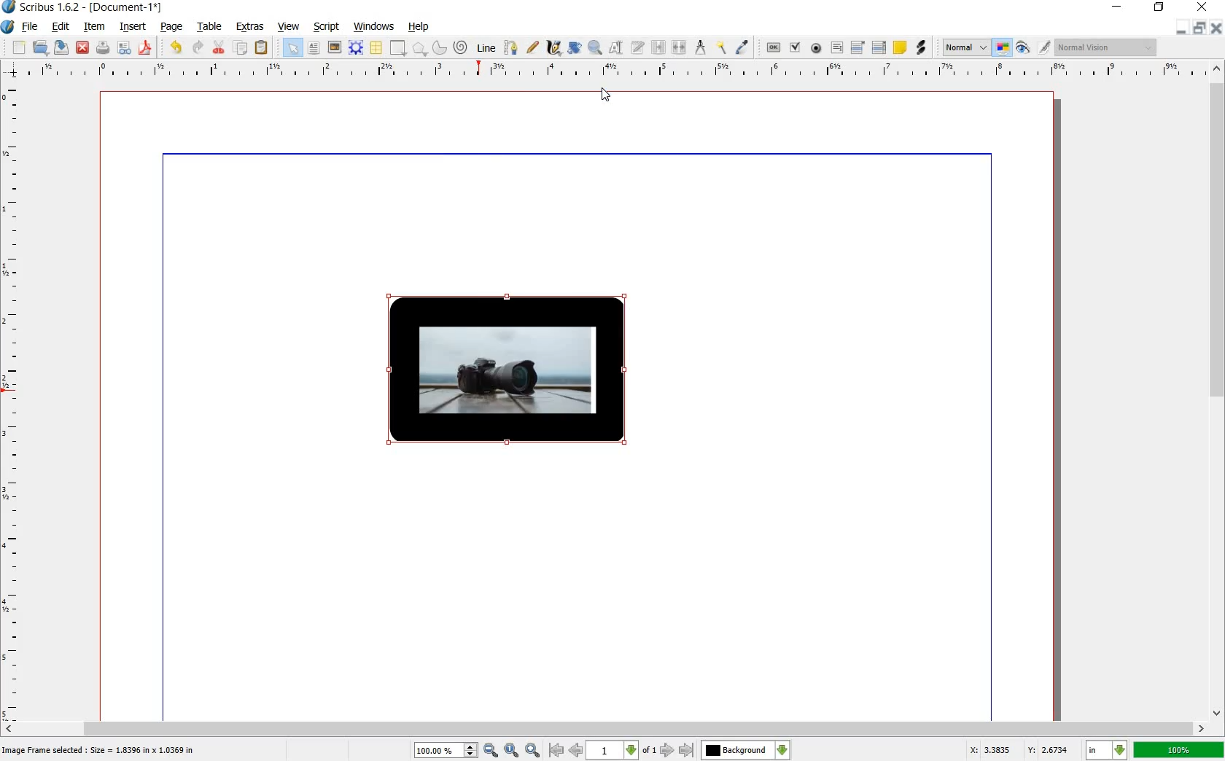 The height and width of the screenshot is (761, 1225). Describe the element at coordinates (61, 49) in the screenshot. I see `save` at that location.